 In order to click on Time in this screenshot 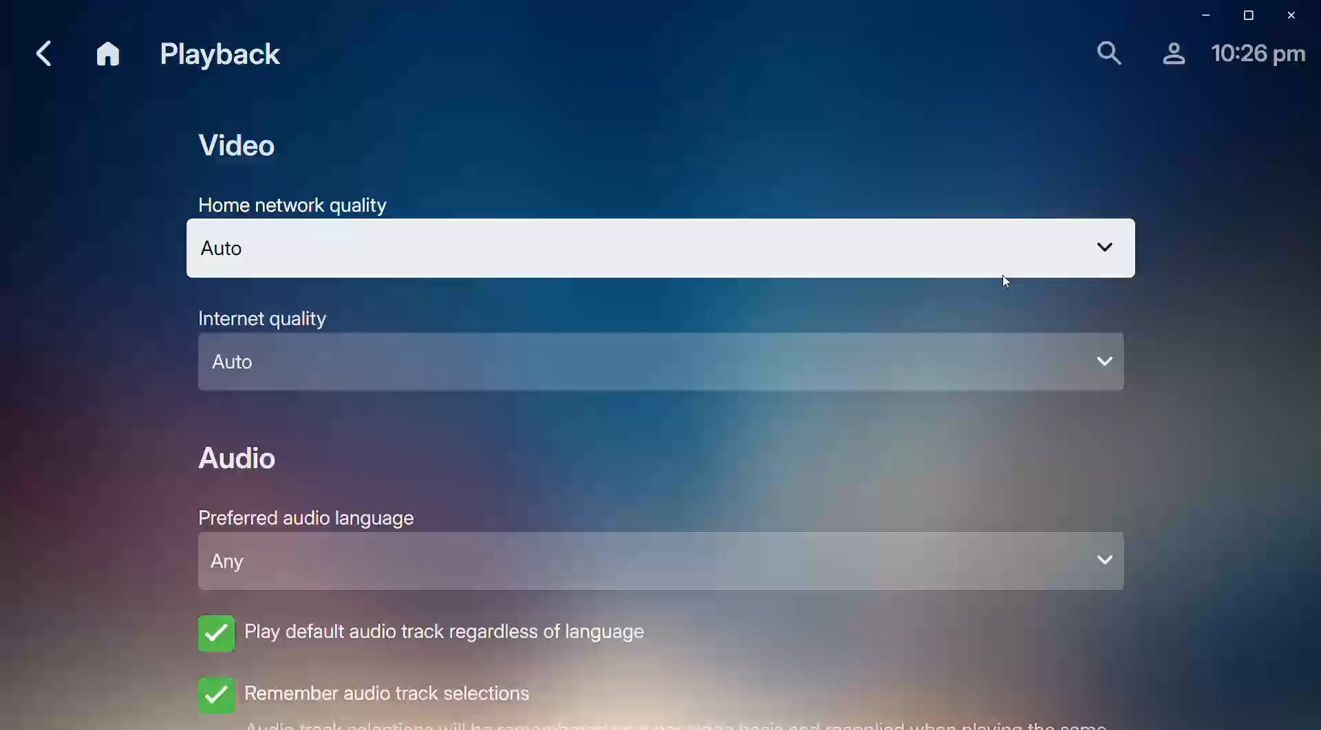, I will do `click(1260, 55)`.